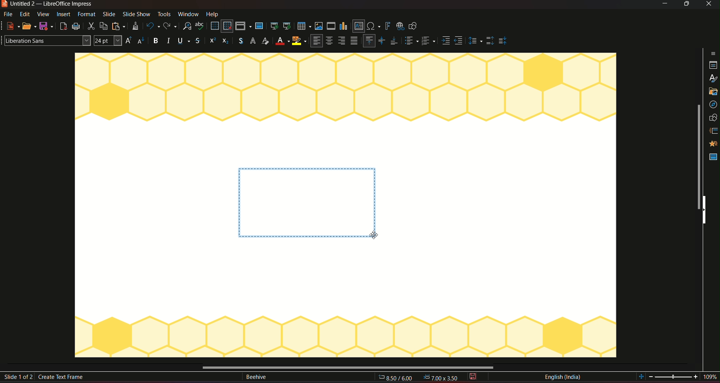 The width and height of the screenshot is (720, 383). What do you see at coordinates (225, 42) in the screenshot?
I see `icon` at bounding box center [225, 42].